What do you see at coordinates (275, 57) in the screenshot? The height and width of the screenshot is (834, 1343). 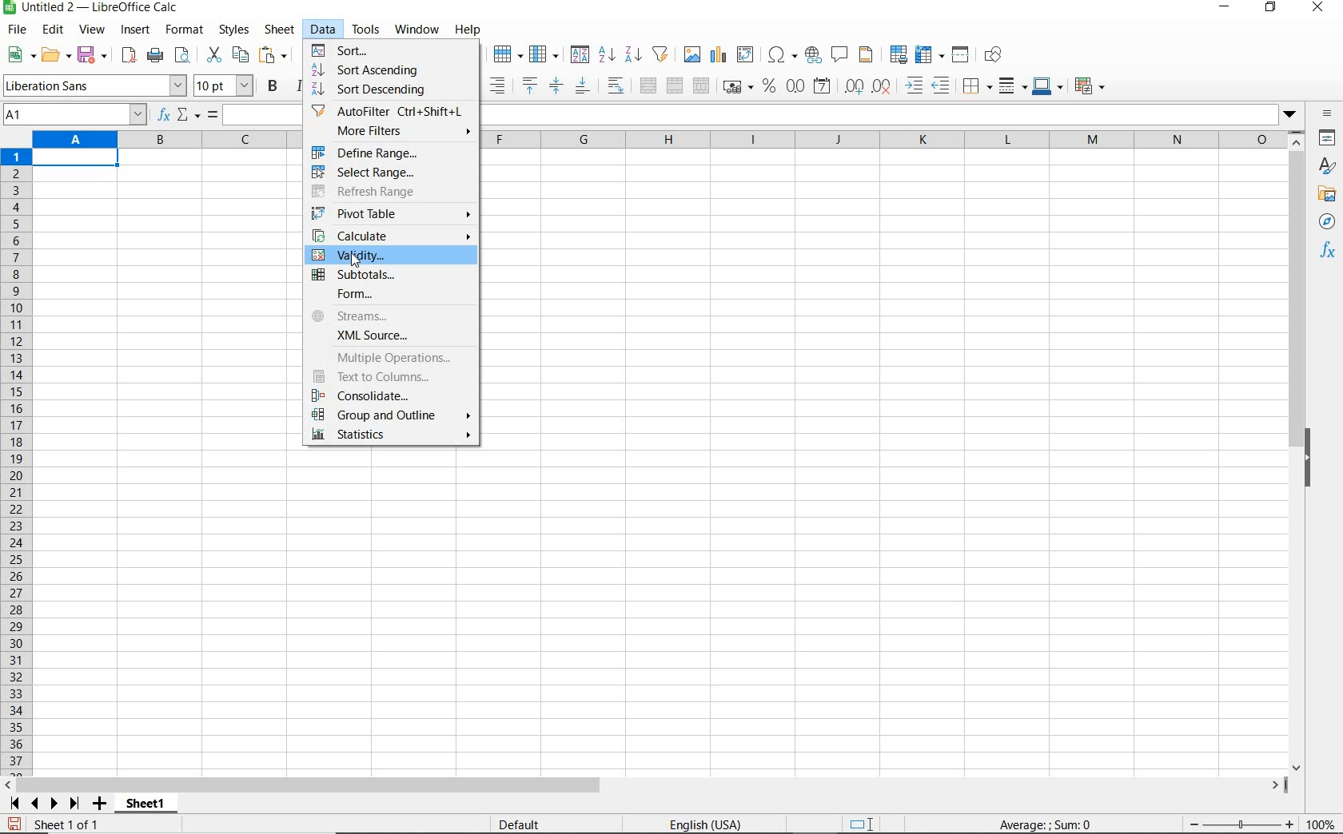 I see `paste` at bounding box center [275, 57].